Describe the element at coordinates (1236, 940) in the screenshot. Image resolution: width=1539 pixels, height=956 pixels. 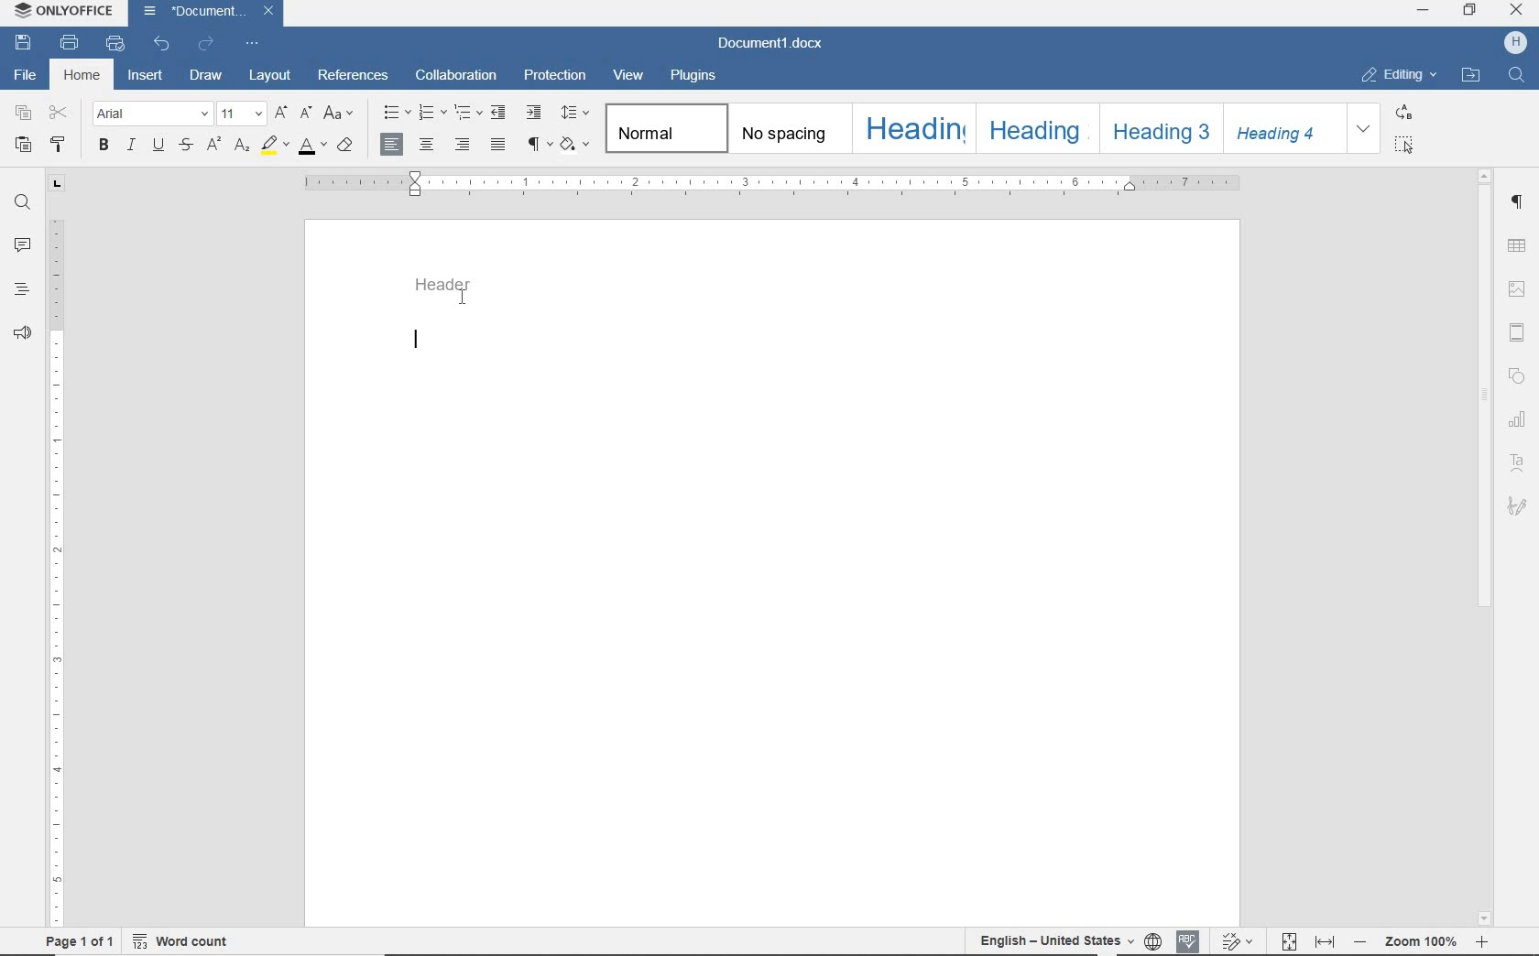
I see `track changes` at that location.